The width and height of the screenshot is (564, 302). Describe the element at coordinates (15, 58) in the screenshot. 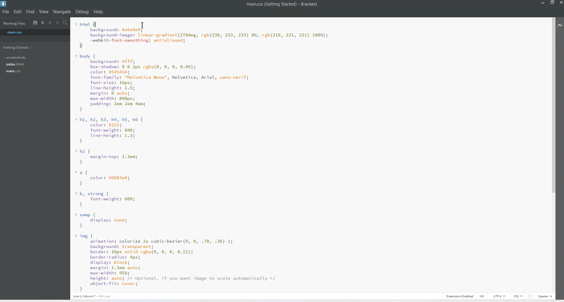

I see `screenshots` at that location.